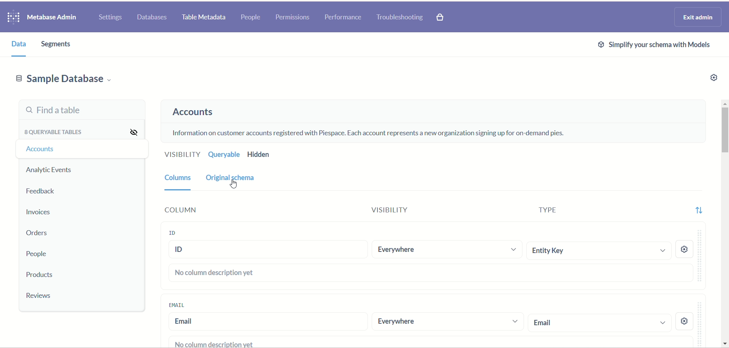 The height and width of the screenshot is (348, 729). I want to click on email, so click(267, 322).